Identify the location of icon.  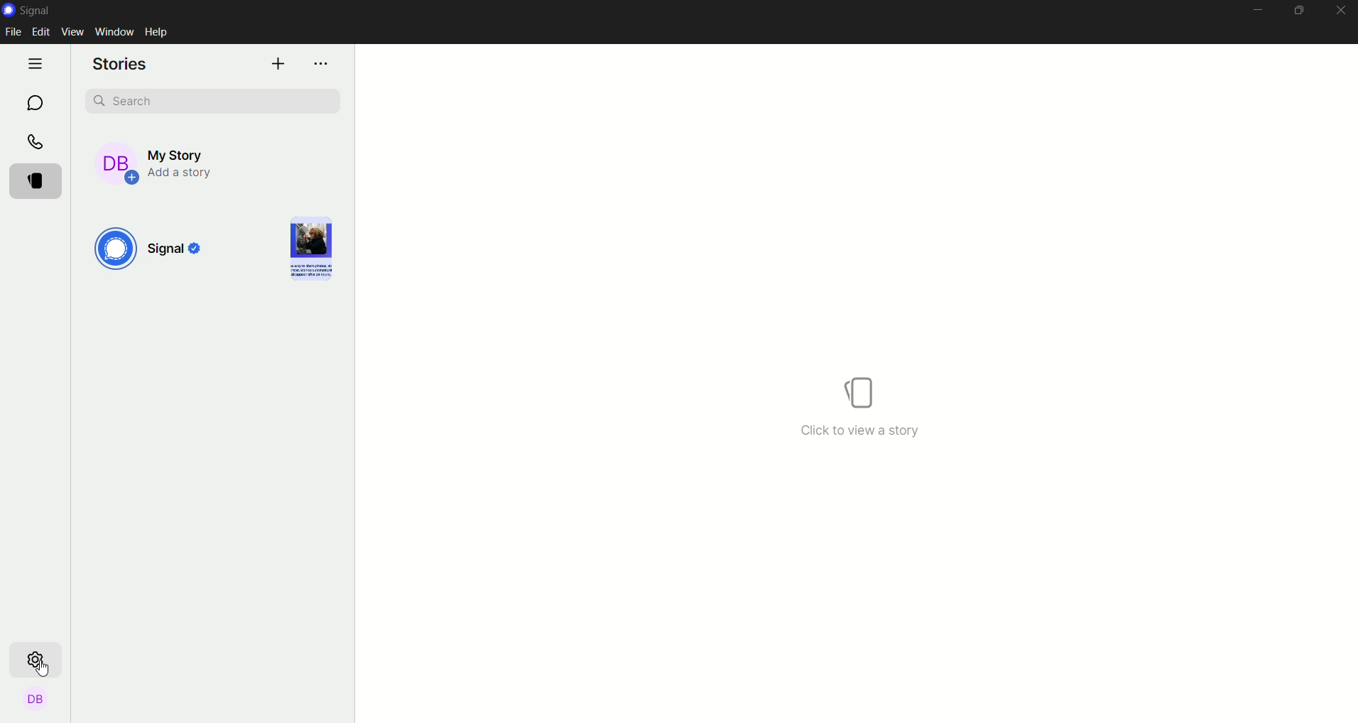
(856, 390).